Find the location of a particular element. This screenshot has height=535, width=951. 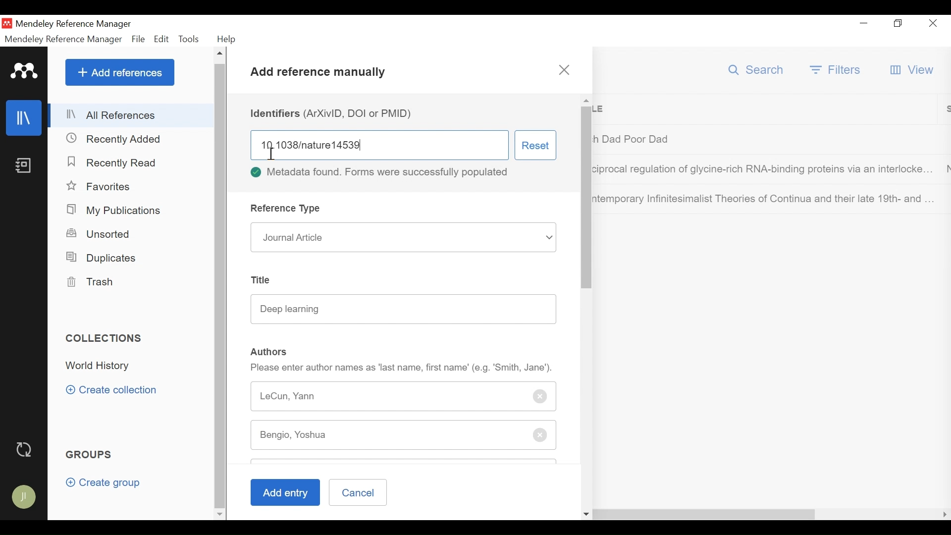

Mendeley Desktop Icon is located at coordinates (7, 23).